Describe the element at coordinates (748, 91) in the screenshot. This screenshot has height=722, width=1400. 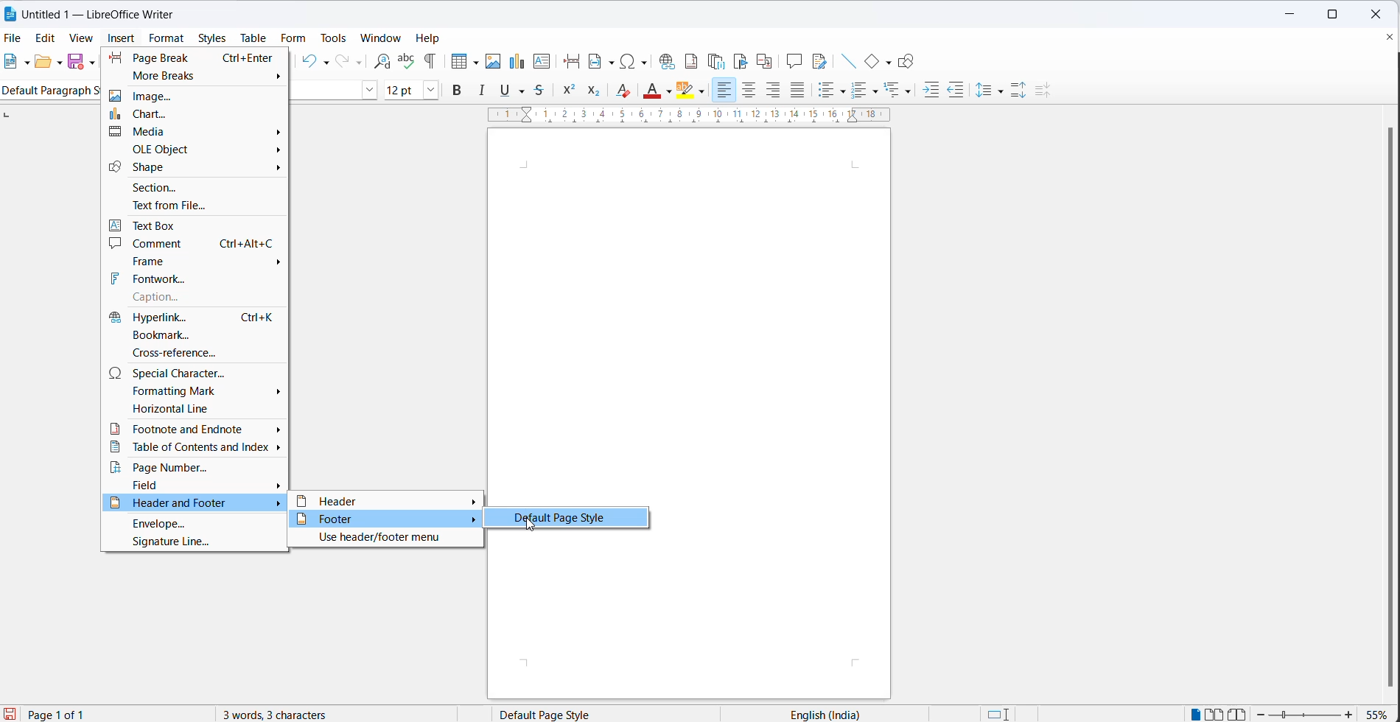
I see `text align center` at that location.